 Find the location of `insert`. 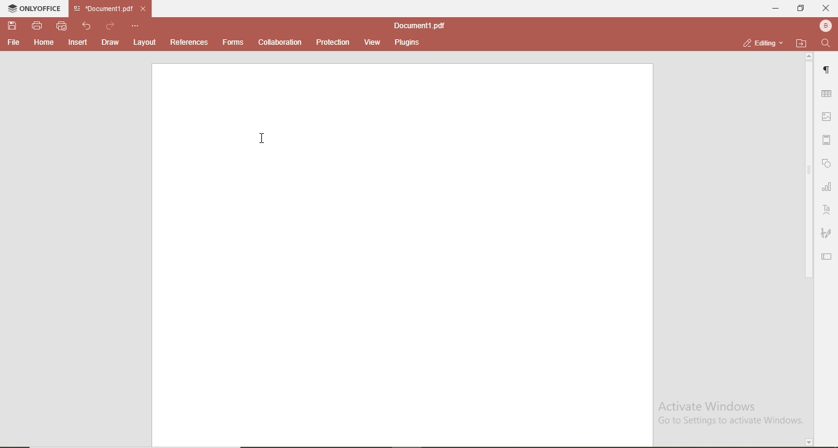

insert is located at coordinates (78, 44).